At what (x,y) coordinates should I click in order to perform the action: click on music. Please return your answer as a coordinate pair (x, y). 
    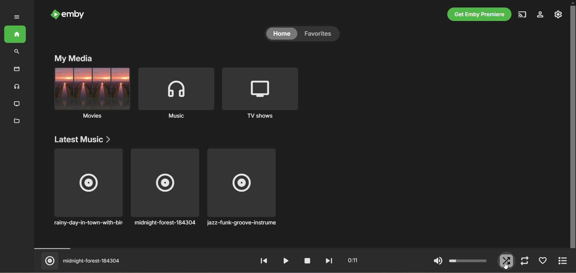
    Looking at the image, I should click on (176, 93).